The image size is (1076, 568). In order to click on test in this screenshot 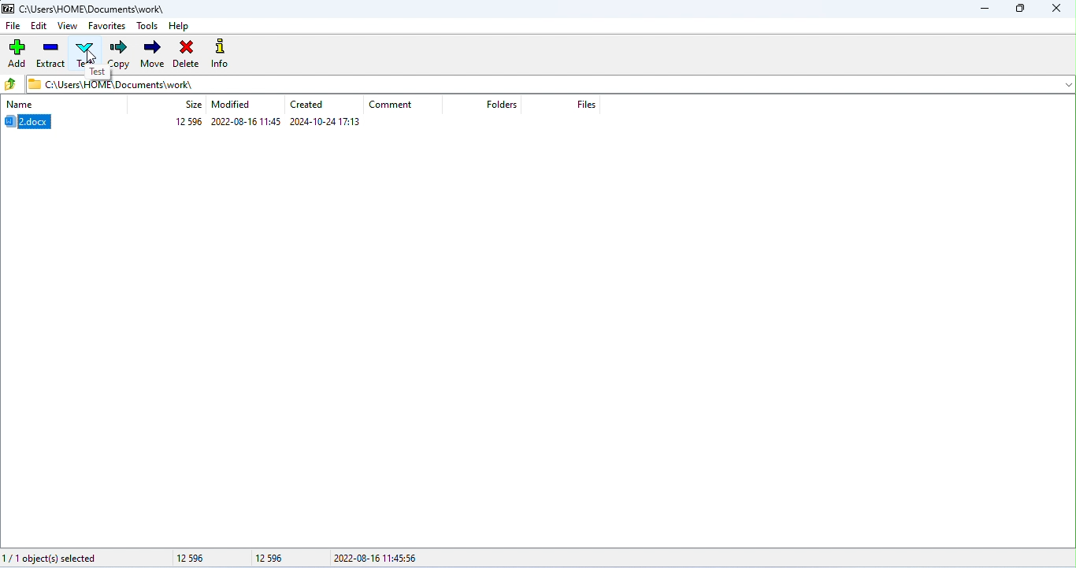, I will do `click(98, 72)`.